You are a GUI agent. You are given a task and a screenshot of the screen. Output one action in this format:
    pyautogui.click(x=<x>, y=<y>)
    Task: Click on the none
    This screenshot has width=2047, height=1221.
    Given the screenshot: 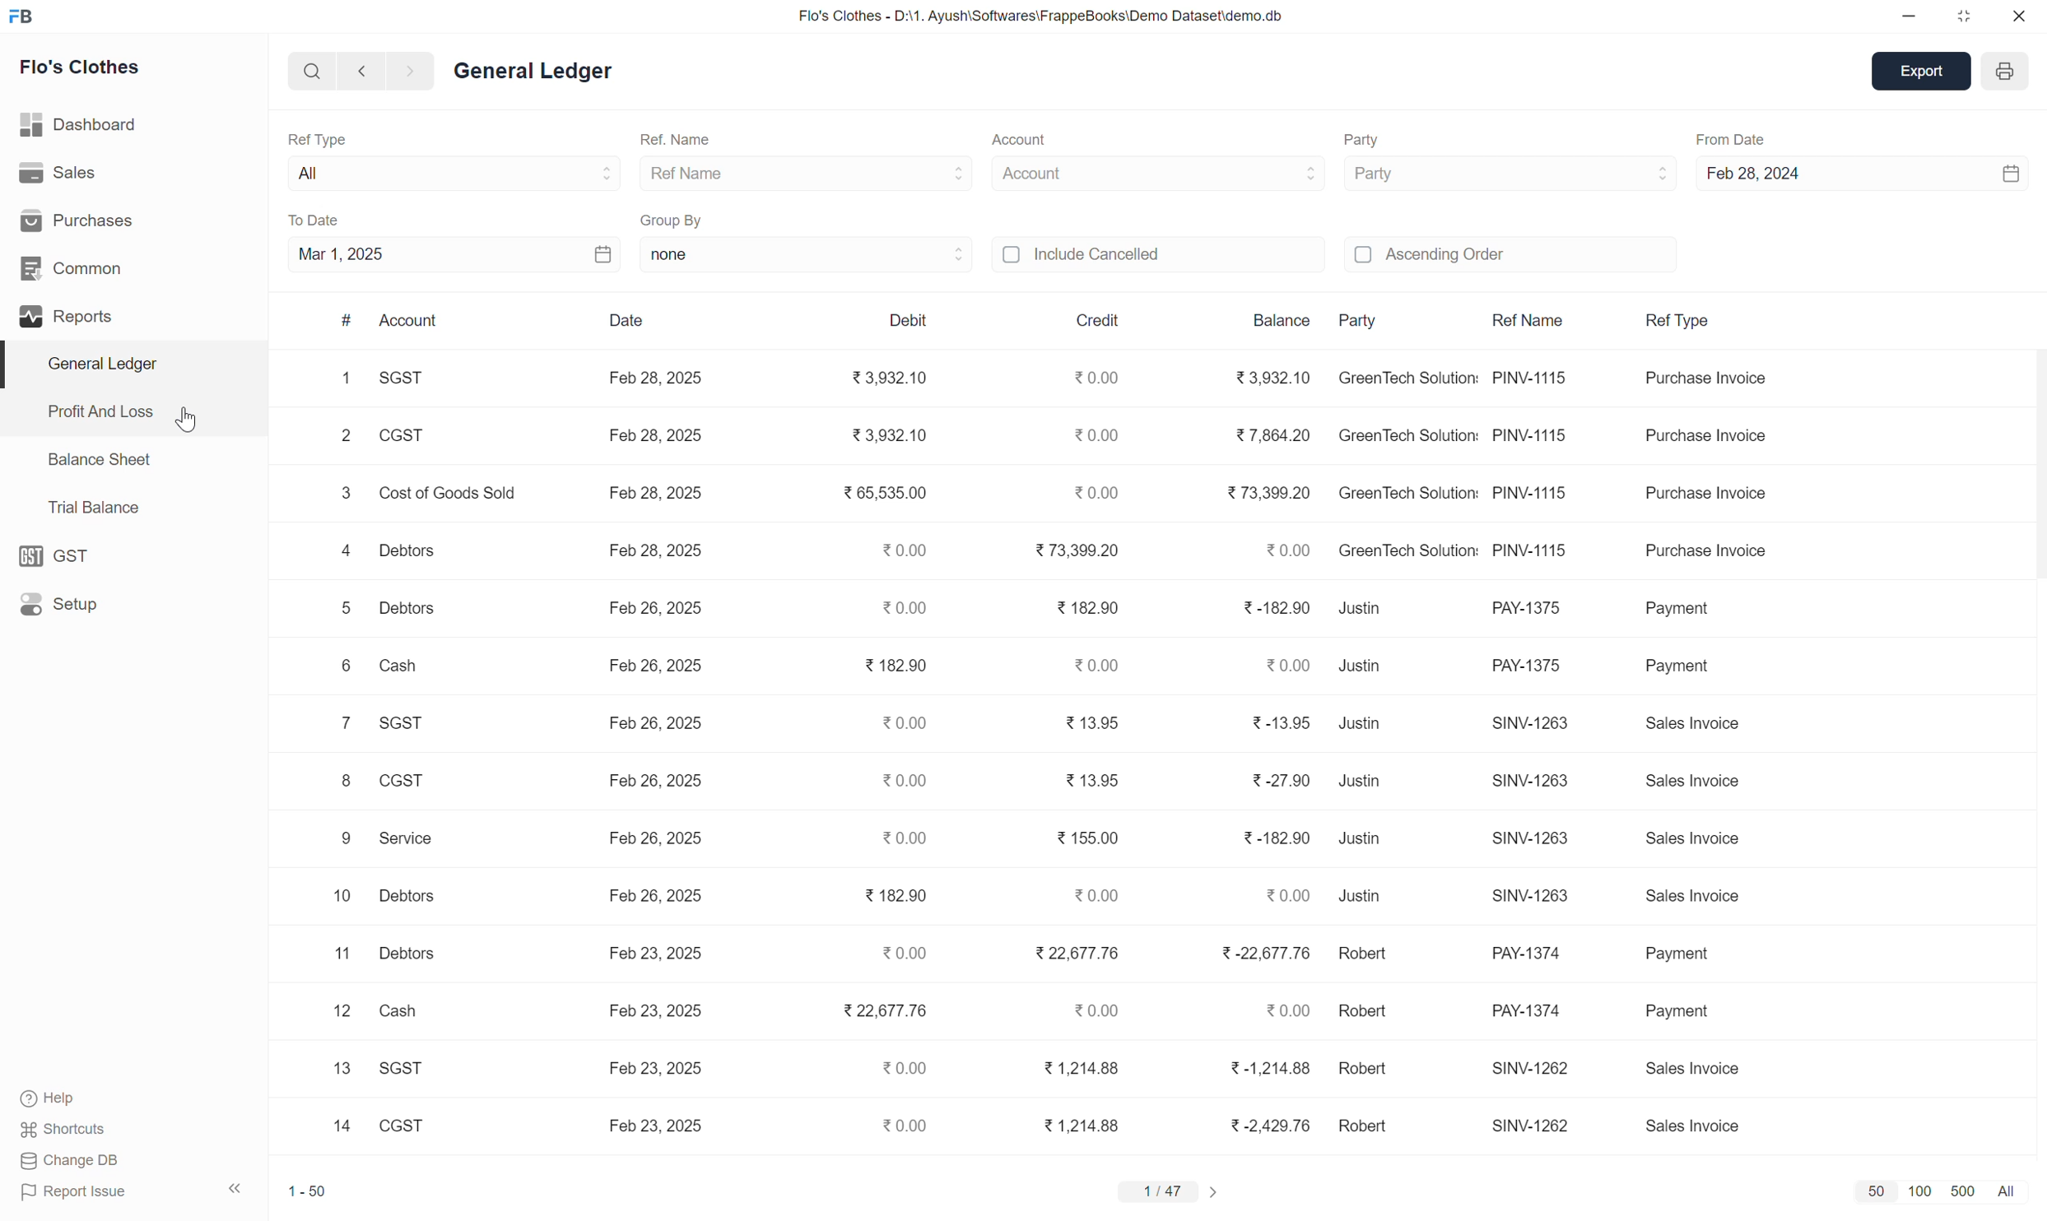 What is the action you would take?
    pyautogui.click(x=692, y=251)
    